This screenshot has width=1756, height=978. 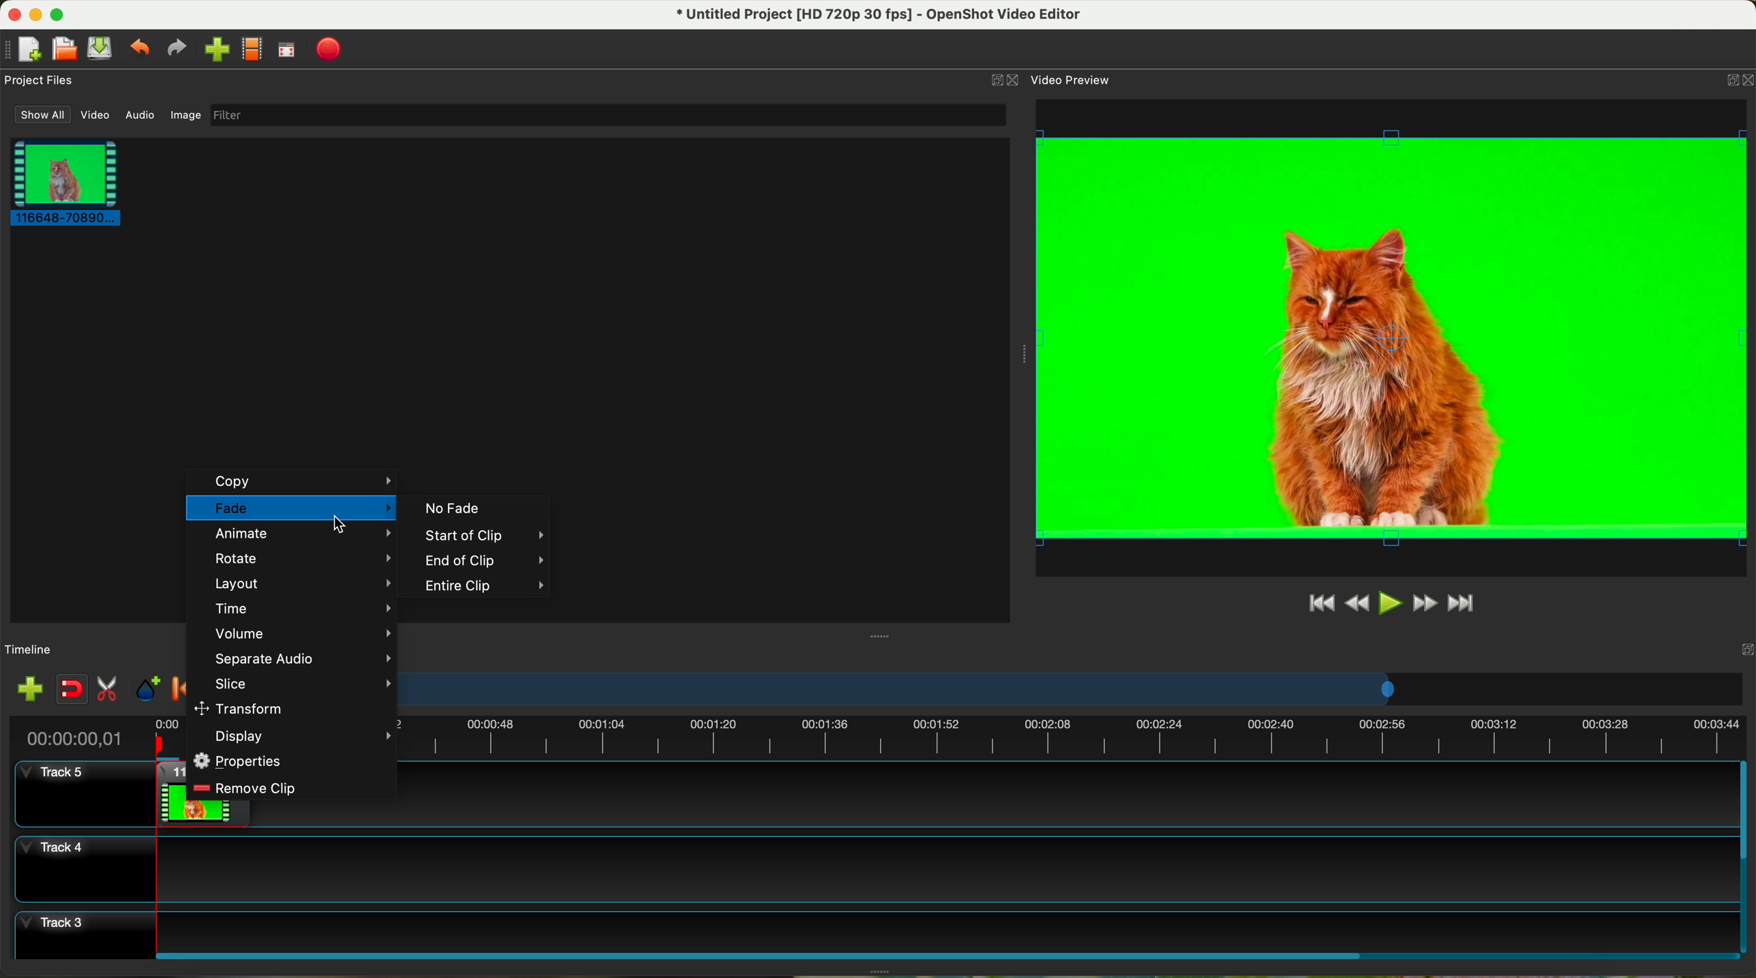 What do you see at coordinates (29, 690) in the screenshot?
I see `import files` at bounding box center [29, 690].